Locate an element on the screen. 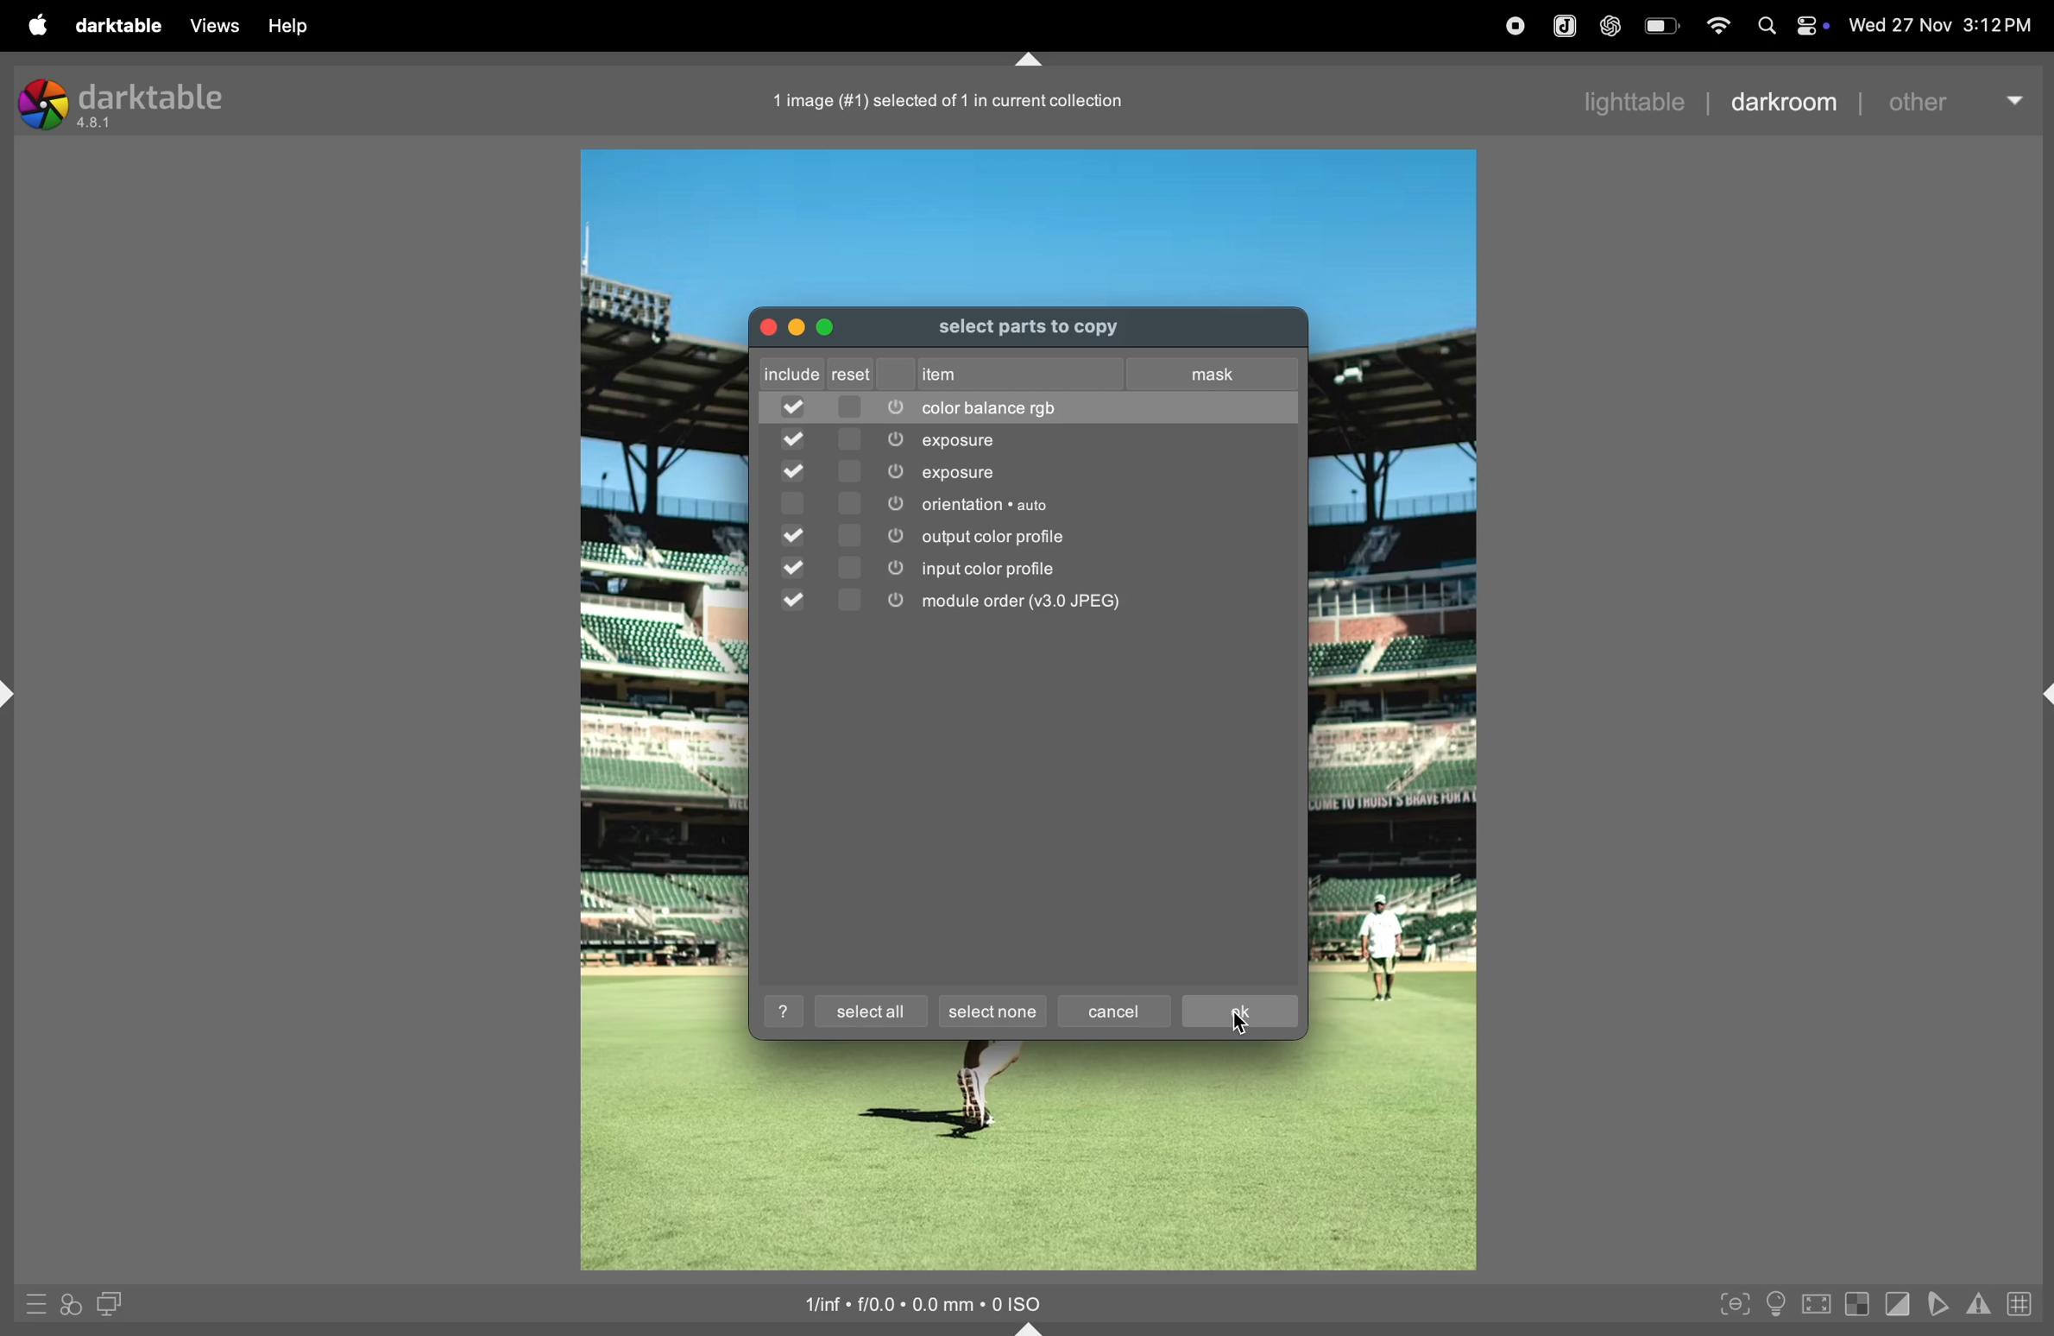 The height and width of the screenshot is (1336, 2054). check box is located at coordinates (794, 409).